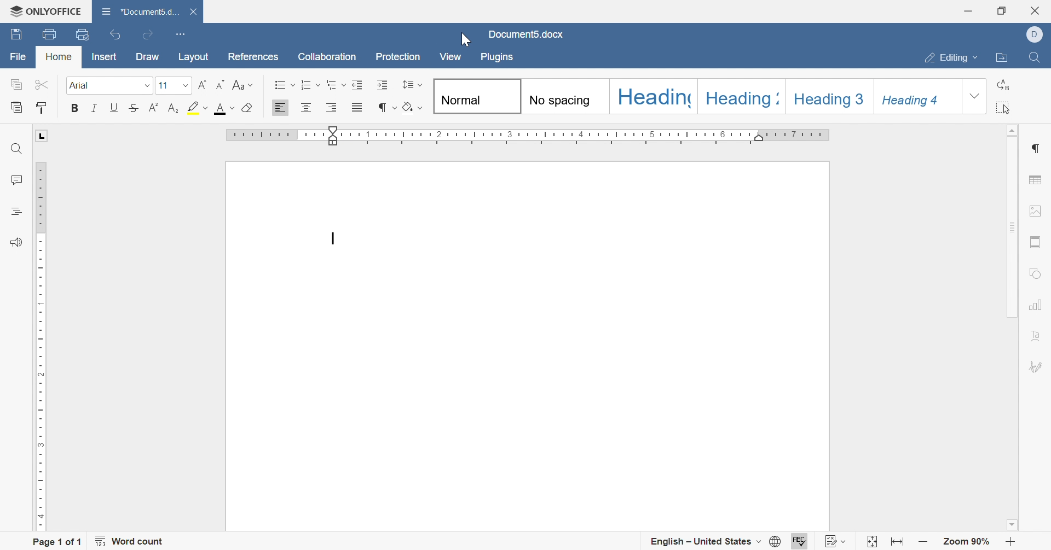  I want to click on strikethrough, so click(135, 107).